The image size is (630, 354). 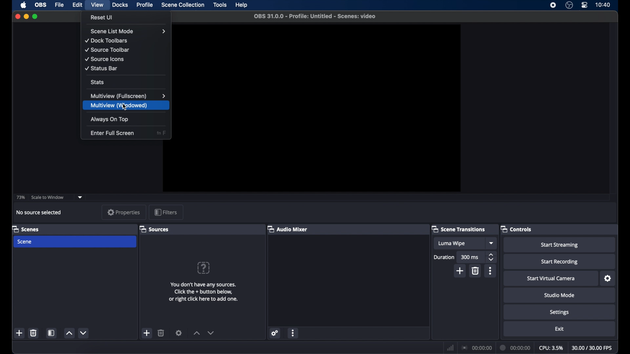 I want to click on help, so click(x=242, y=5).